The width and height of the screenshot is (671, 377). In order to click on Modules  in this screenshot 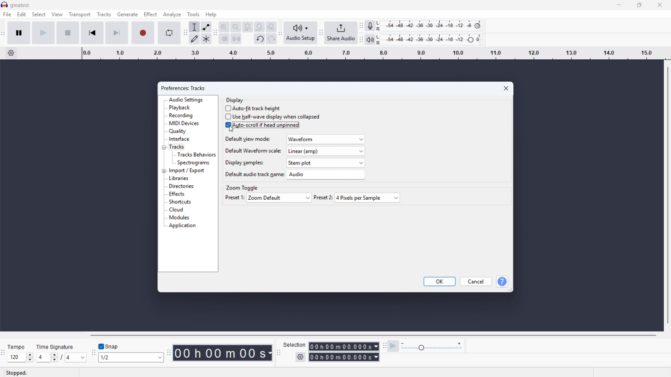, I will do `click(179, 218)`.